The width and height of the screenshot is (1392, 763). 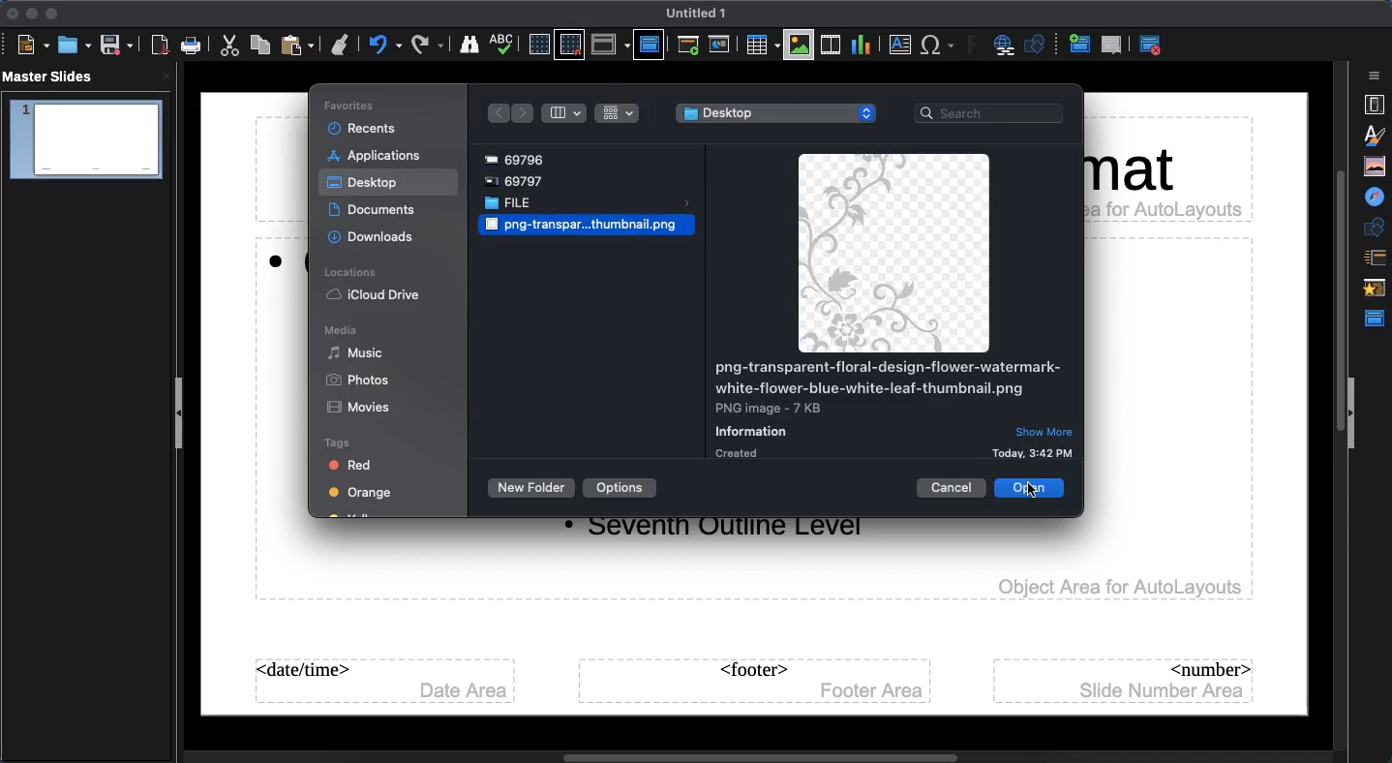 I want to click on Options, so click(x=620, y=488).